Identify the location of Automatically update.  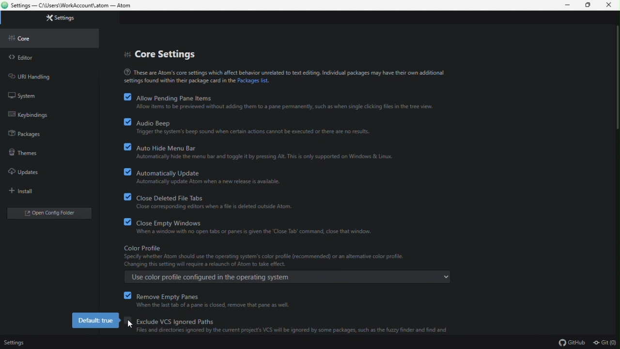
(289, 176).